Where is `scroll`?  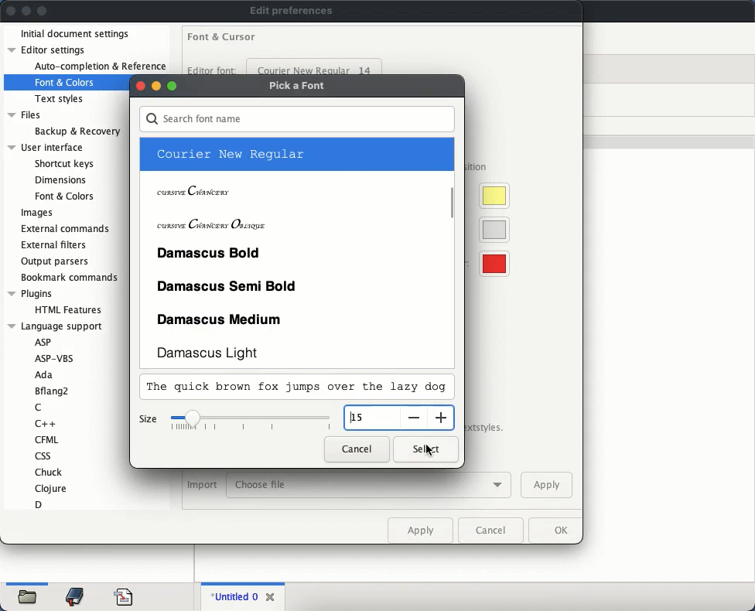
scroll is located at coordinates (454, 201).